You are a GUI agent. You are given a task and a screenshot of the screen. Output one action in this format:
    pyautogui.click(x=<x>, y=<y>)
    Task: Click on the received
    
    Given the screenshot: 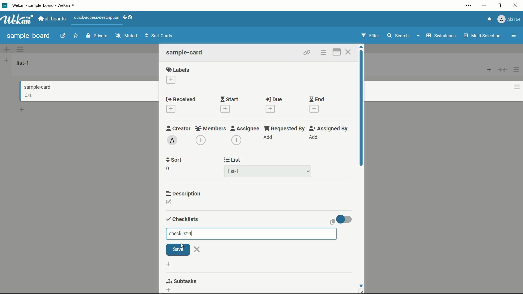 What is the action you would take?
    pyautogui.click(x=180, y=99)
    